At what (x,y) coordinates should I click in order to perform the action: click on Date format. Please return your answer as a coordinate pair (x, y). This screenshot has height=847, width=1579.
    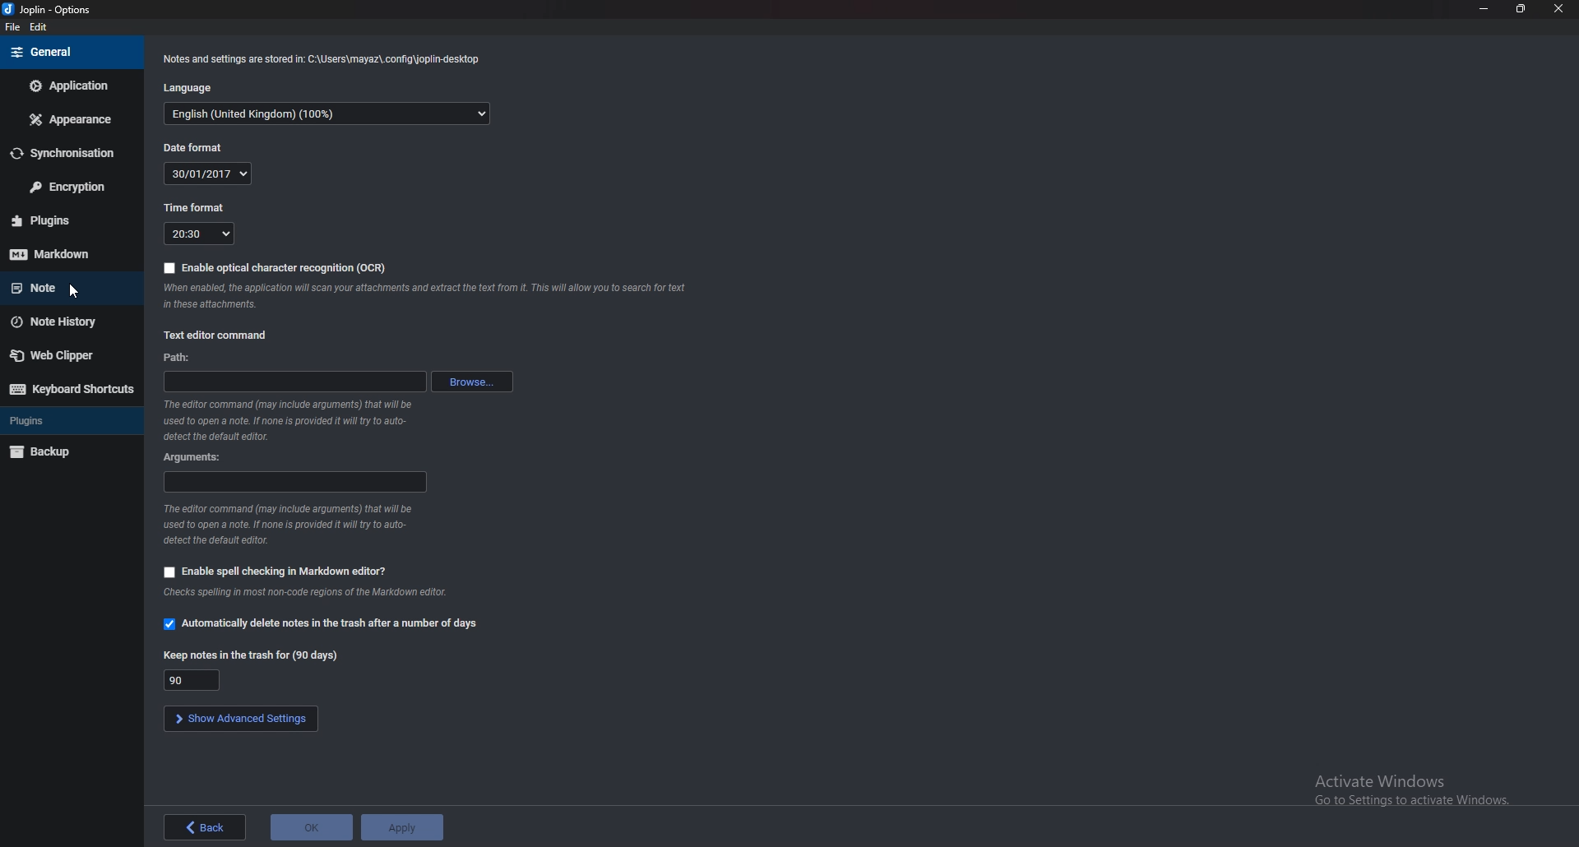
    Looking at the image, I should click on (208, 174).